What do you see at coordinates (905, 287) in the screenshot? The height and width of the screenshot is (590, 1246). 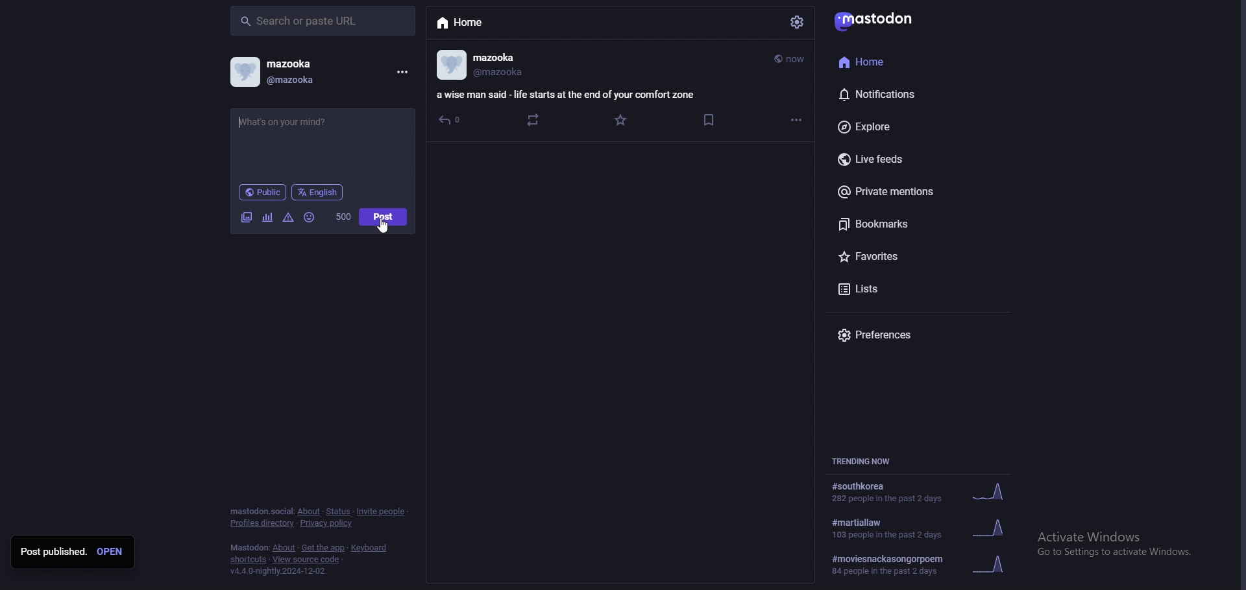 I see `lists` at bounding box center [905, 287].